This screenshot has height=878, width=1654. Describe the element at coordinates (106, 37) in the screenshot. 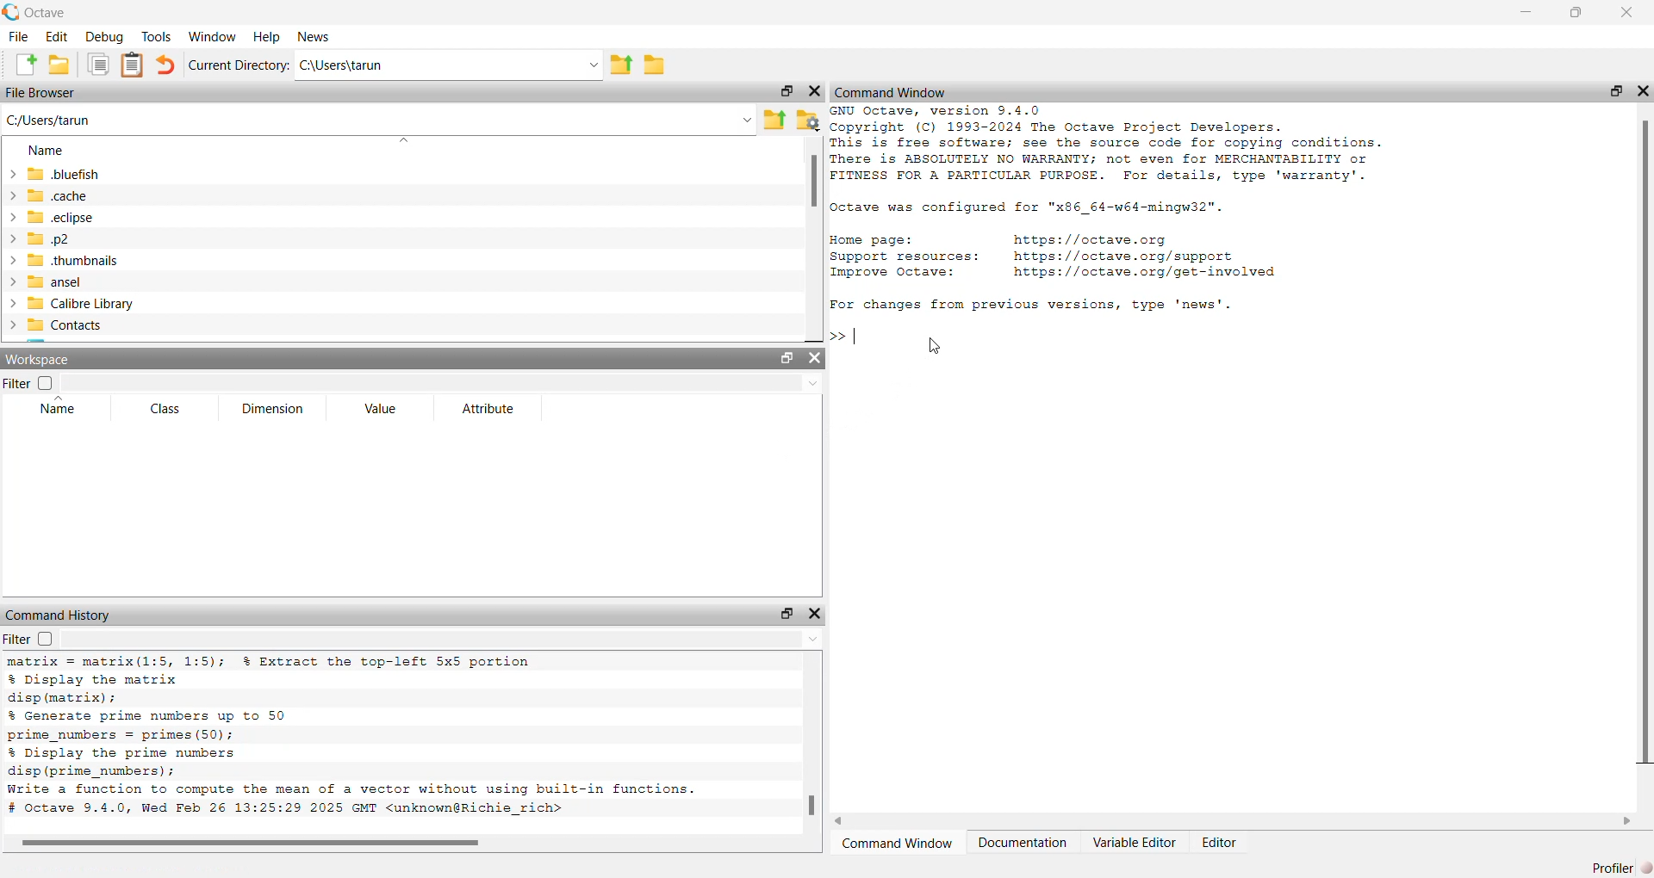

I see `debug` at that location.